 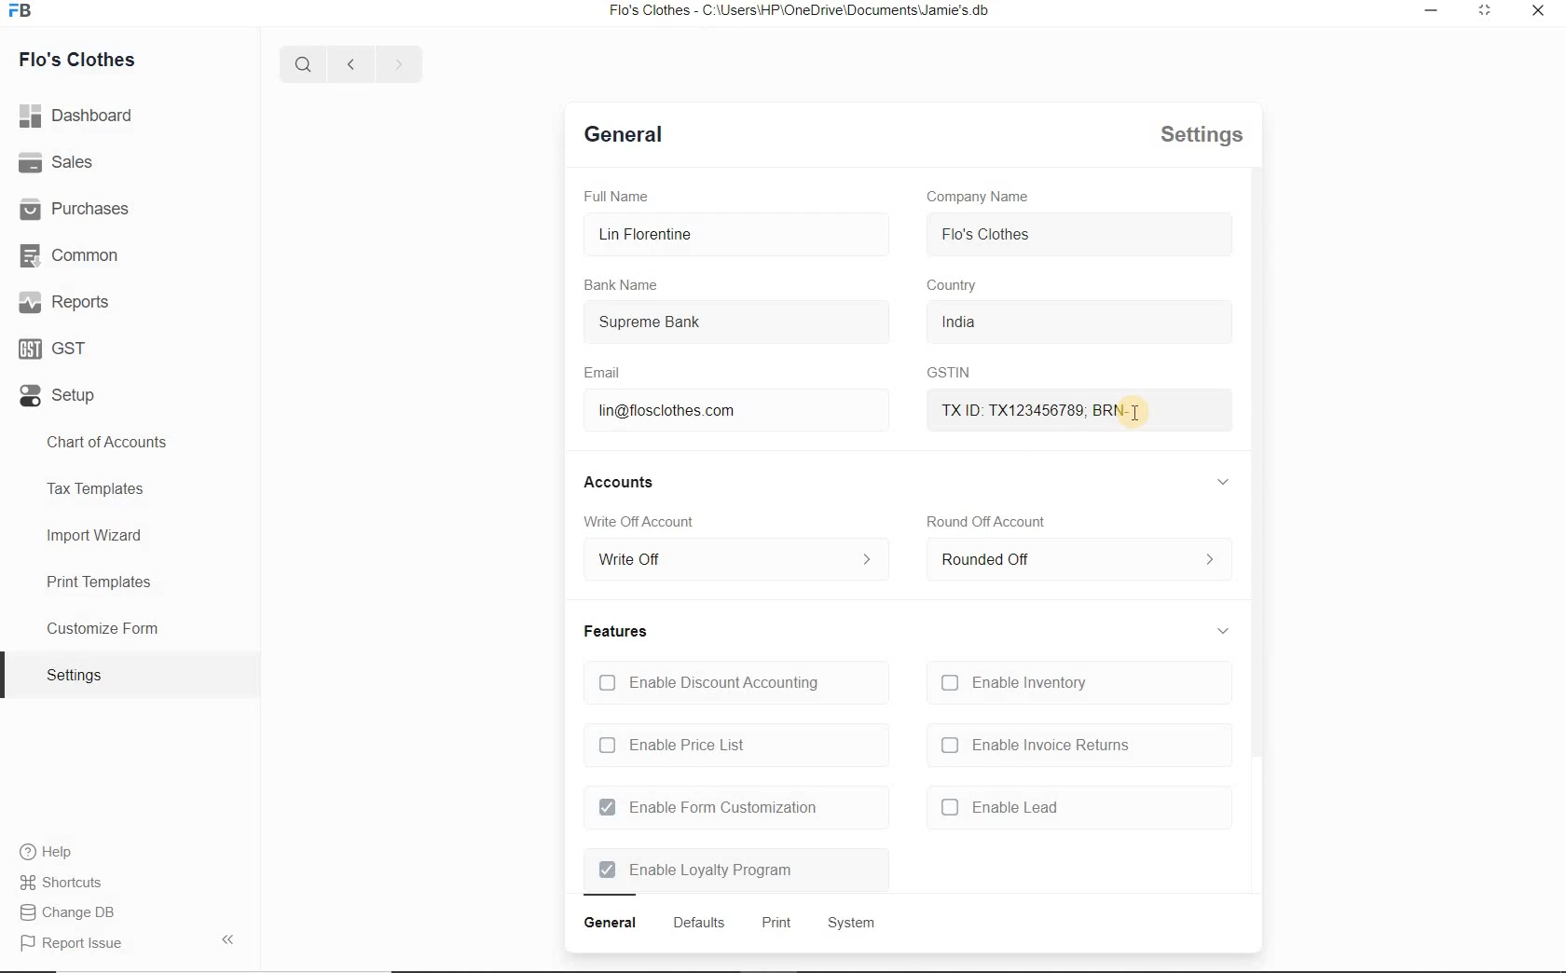 I want to click on Enable Form Customization, so click(x=707, y=808).